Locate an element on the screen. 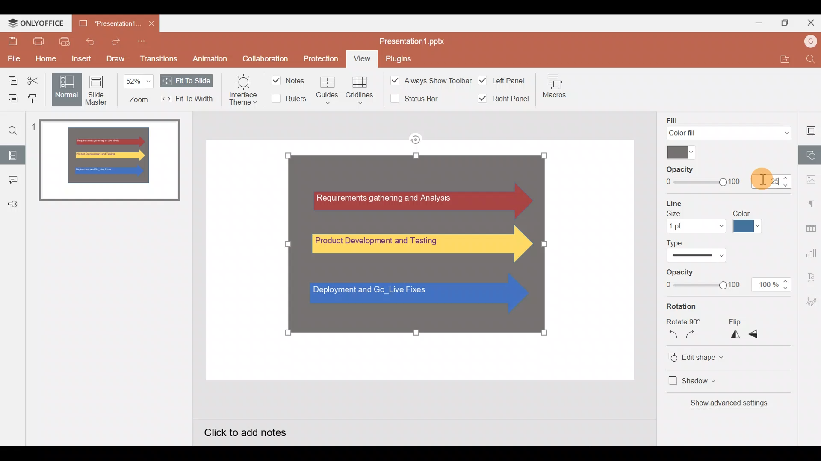 Image resolution: width=821 pixels, height=461 pixels. Find is located at coordinates (13, 129).